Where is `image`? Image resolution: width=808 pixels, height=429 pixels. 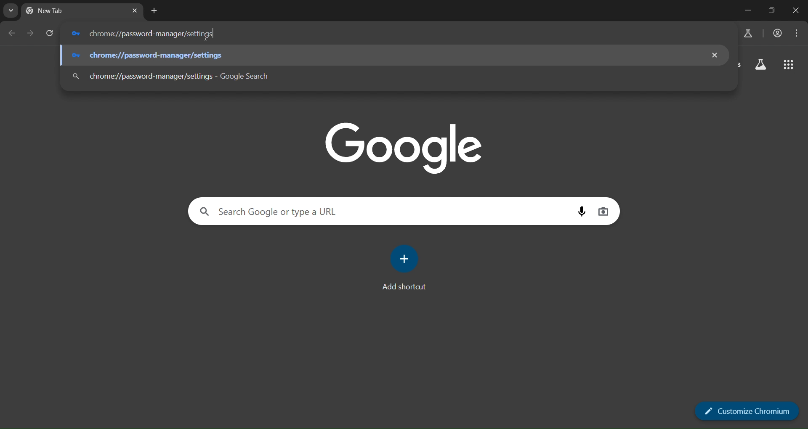
image is located at coordinates (406, 148).